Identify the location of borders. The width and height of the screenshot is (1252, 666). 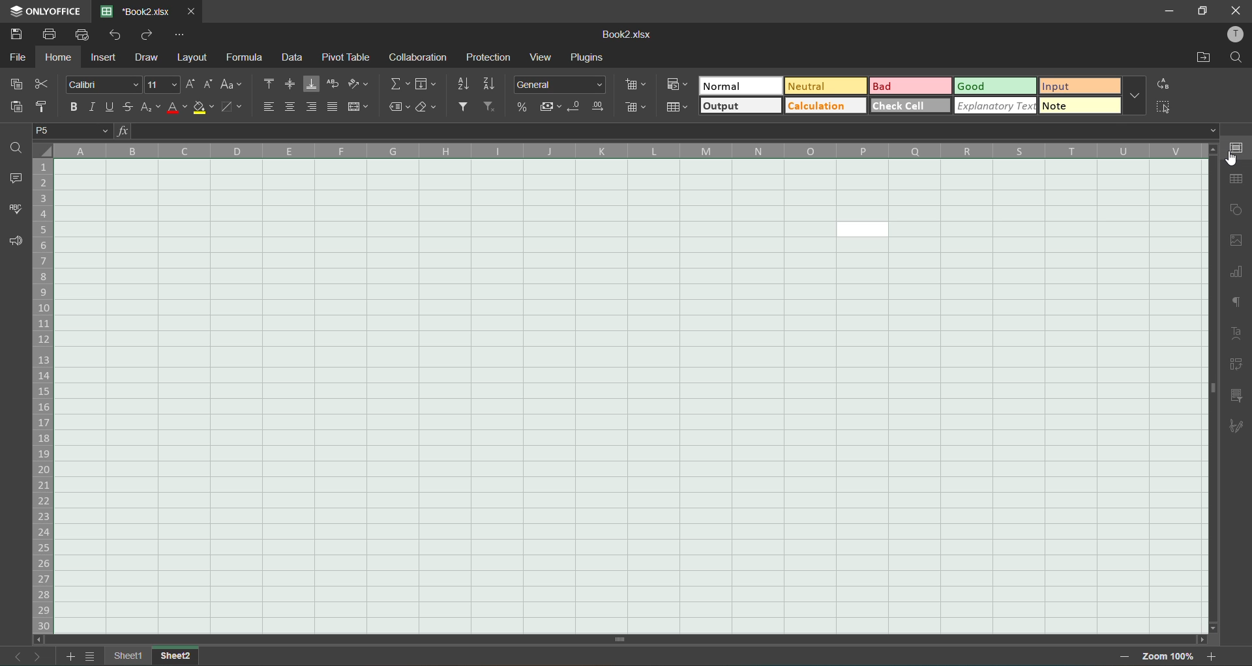
(235, 108).